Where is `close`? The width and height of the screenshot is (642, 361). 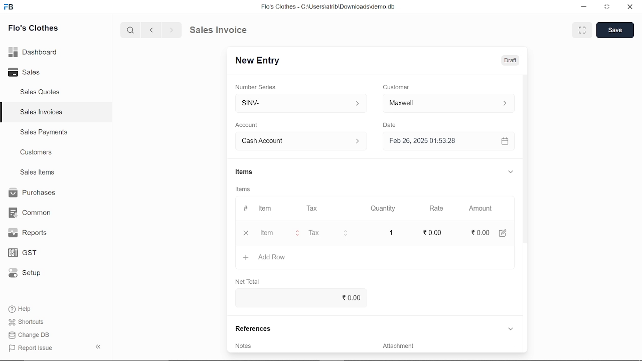
close is located at coordinates (629, 8).